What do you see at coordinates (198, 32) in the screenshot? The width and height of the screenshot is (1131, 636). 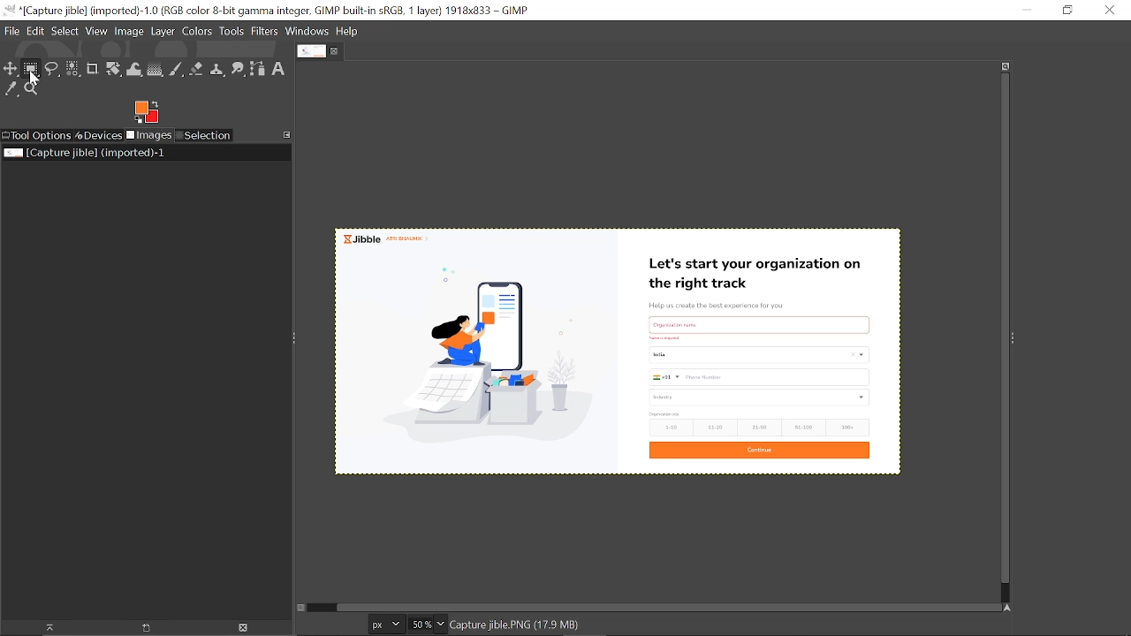 I see `Colors` at bounding box center [198, 32].